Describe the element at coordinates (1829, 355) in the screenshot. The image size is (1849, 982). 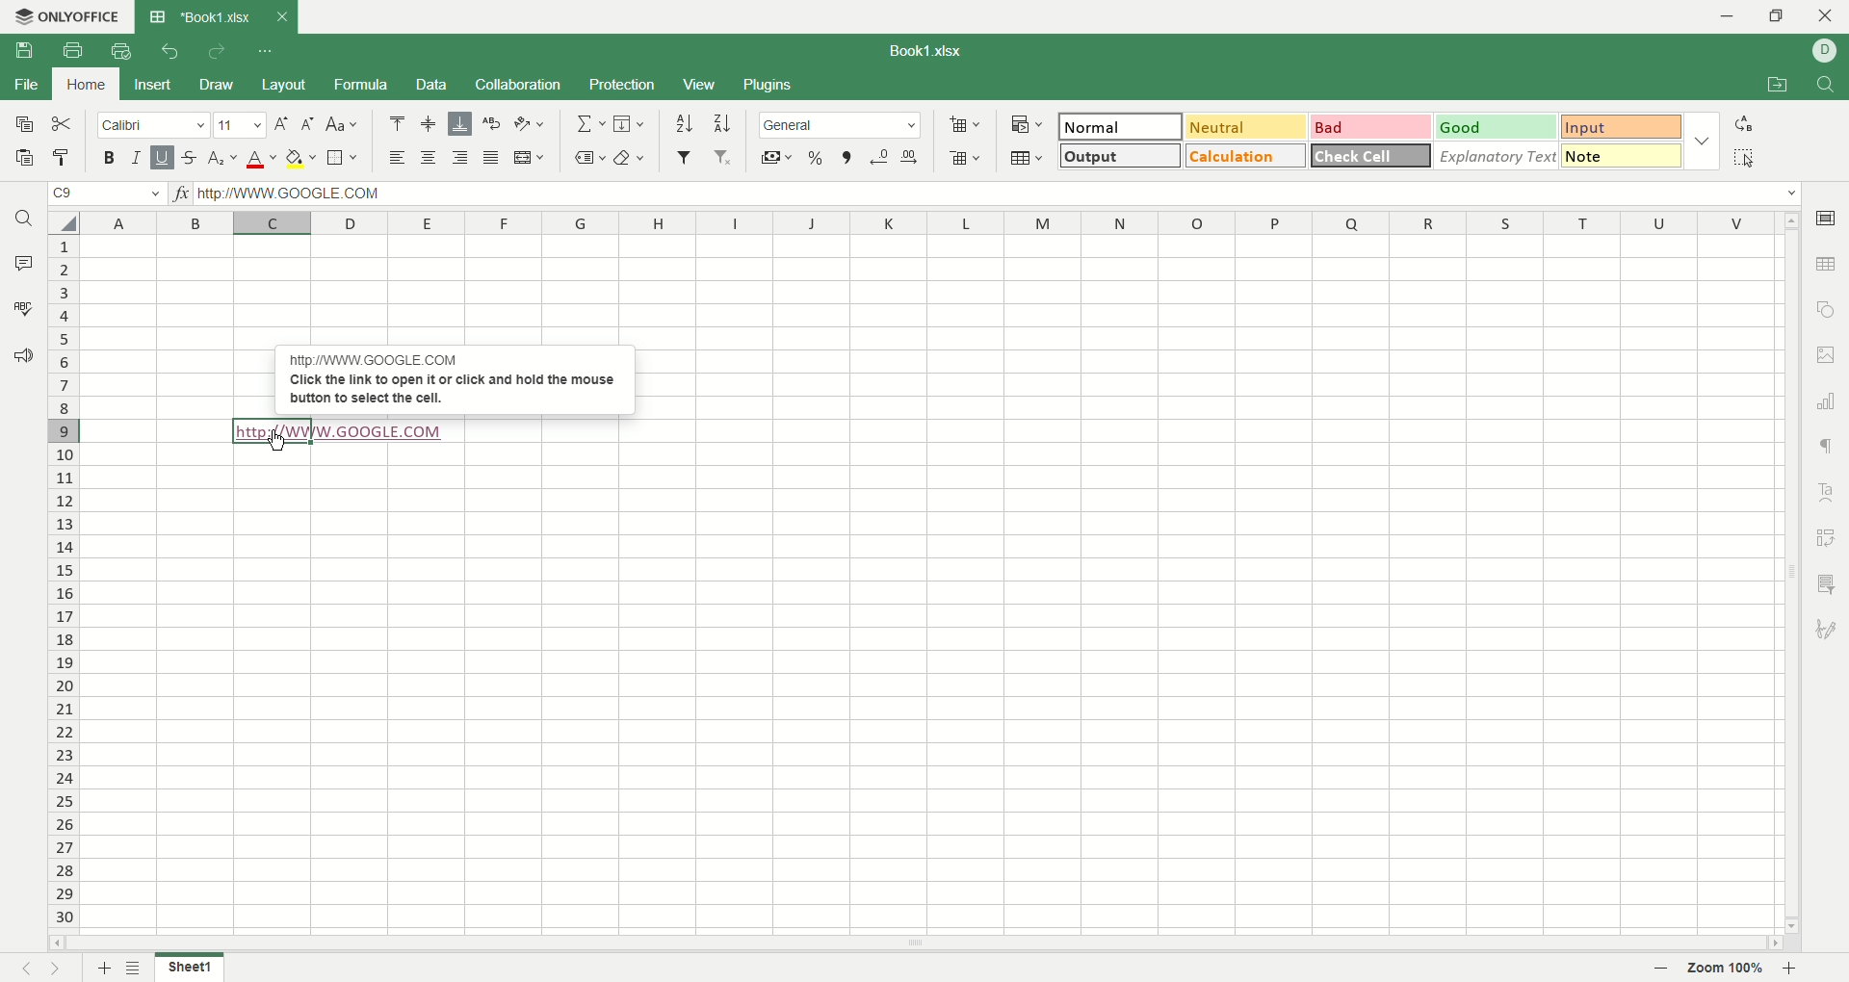
I see `image settings` at that location.